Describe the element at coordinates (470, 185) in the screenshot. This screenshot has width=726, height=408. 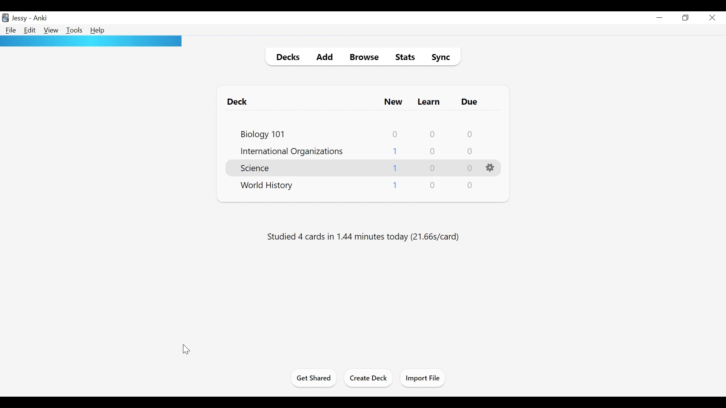
I see `Due Cards Count` at that location.